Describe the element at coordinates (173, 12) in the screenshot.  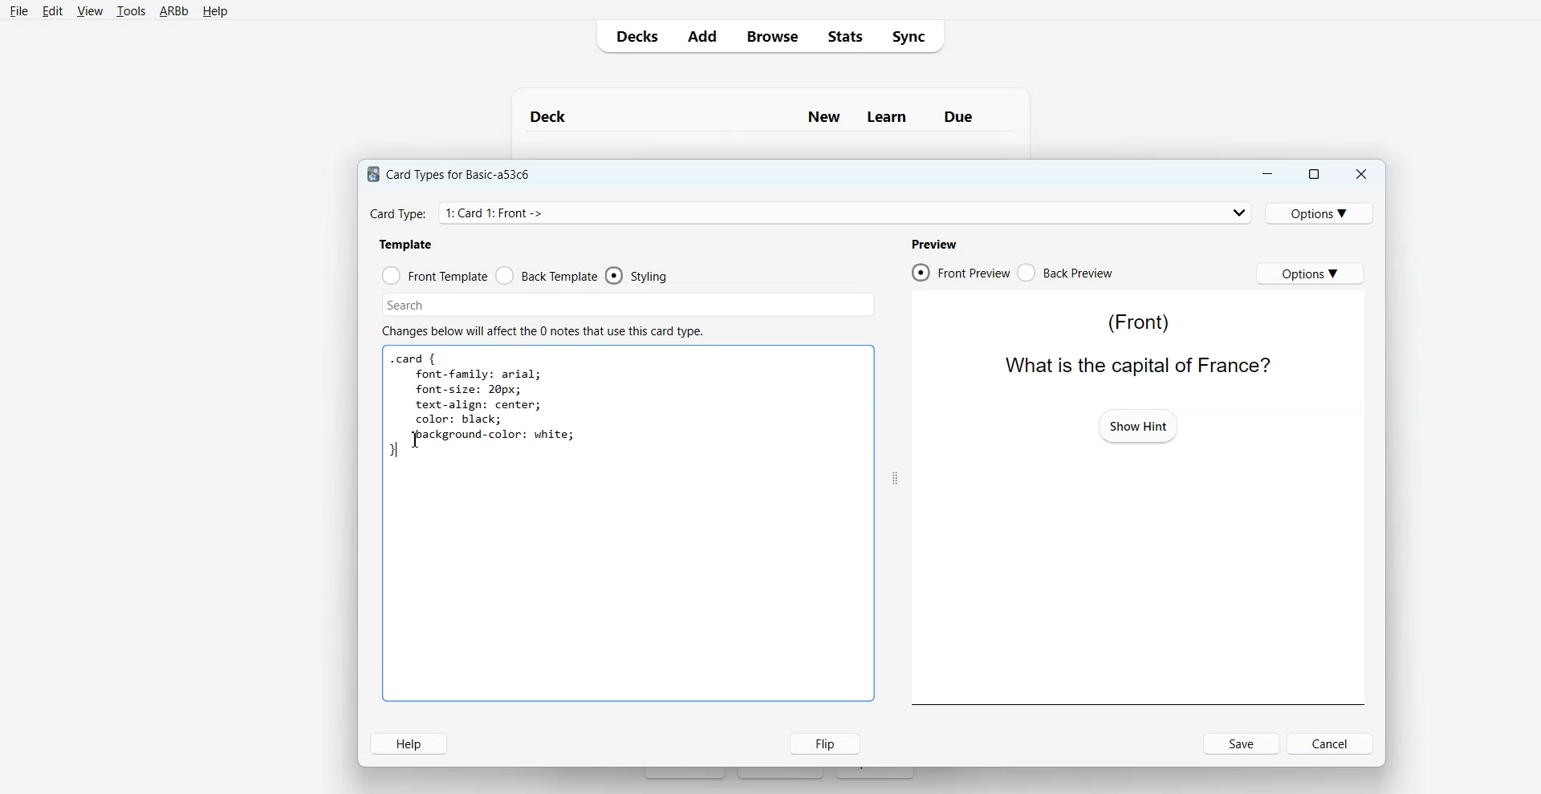
I see `ARBb` at that location.